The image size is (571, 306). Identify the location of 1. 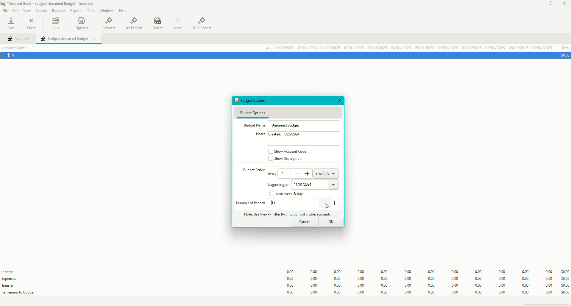
(285, 173).